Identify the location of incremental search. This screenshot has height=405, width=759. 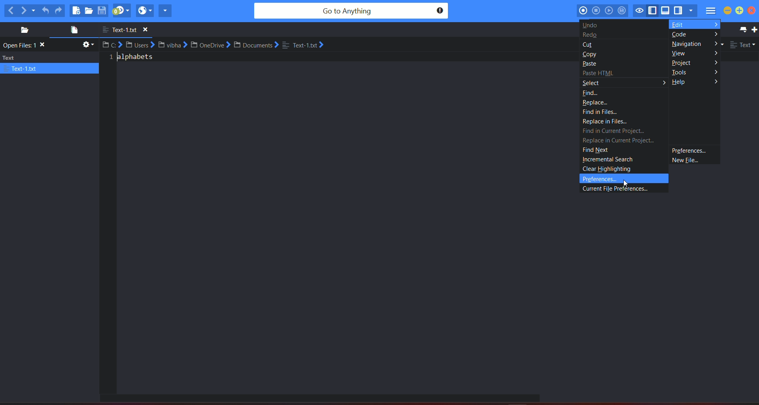
(609, 159).